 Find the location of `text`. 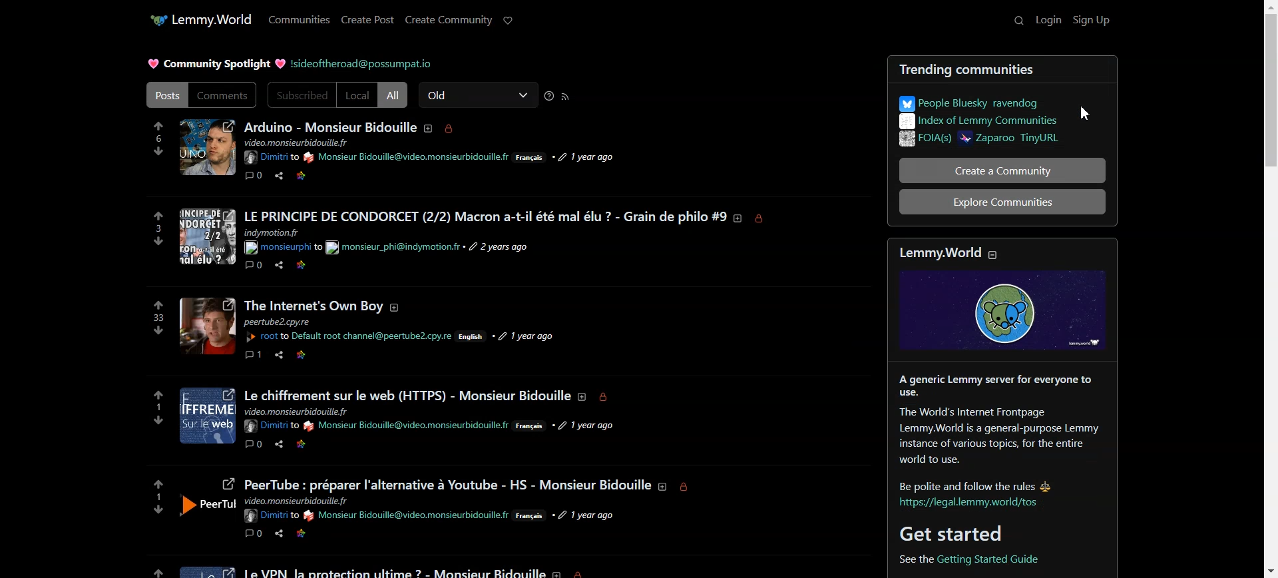

text is located at coordinates (296, 411).